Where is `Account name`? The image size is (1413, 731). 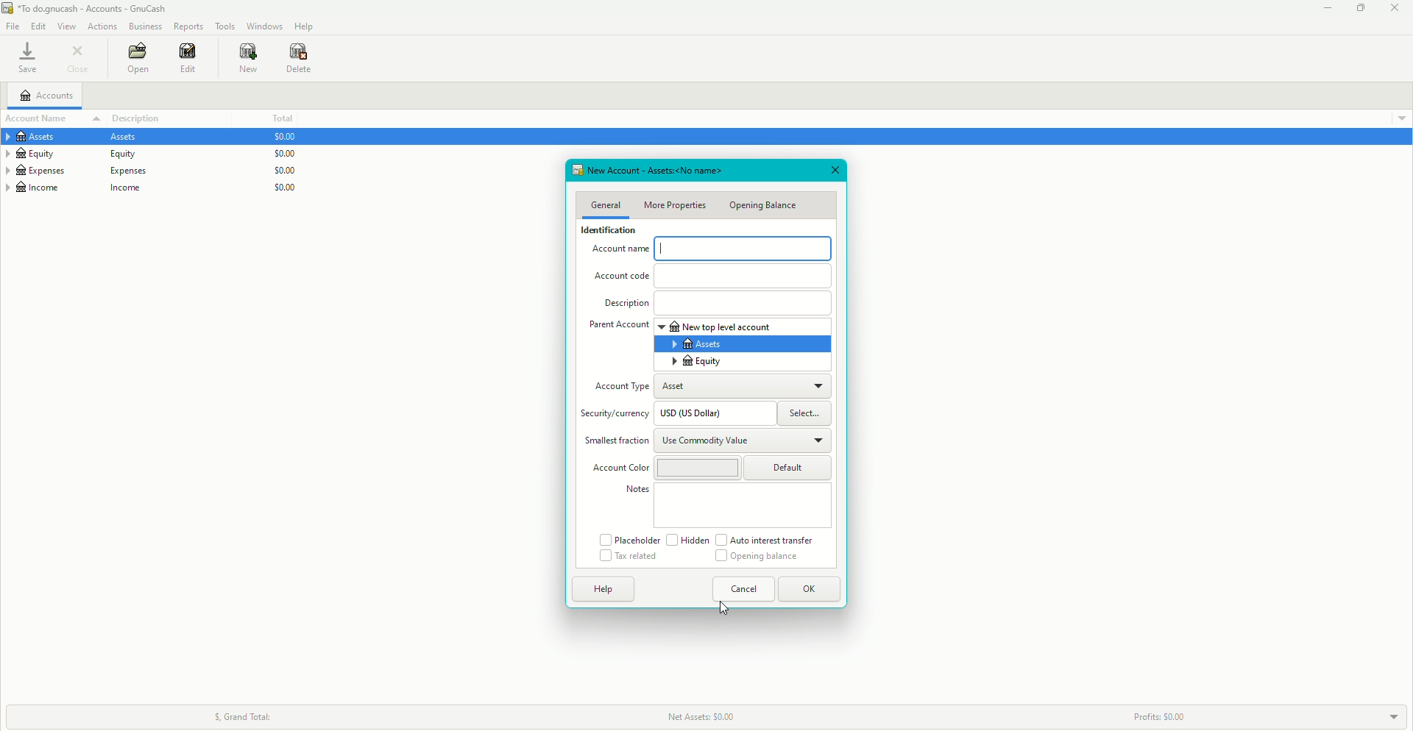 Account name is located at coordinates (617, 252).